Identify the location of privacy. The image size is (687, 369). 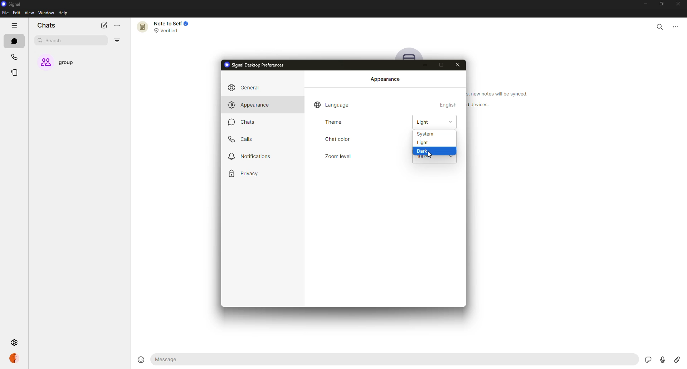
(245, 174).